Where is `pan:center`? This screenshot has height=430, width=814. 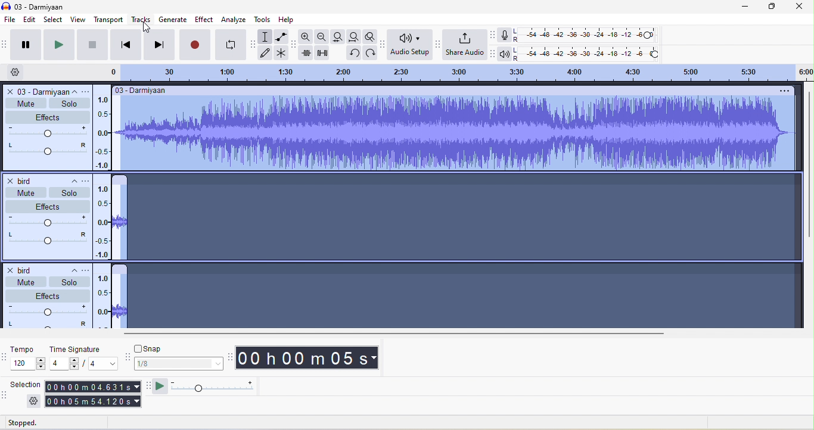 pan:center is located at coordinates (49, 237).